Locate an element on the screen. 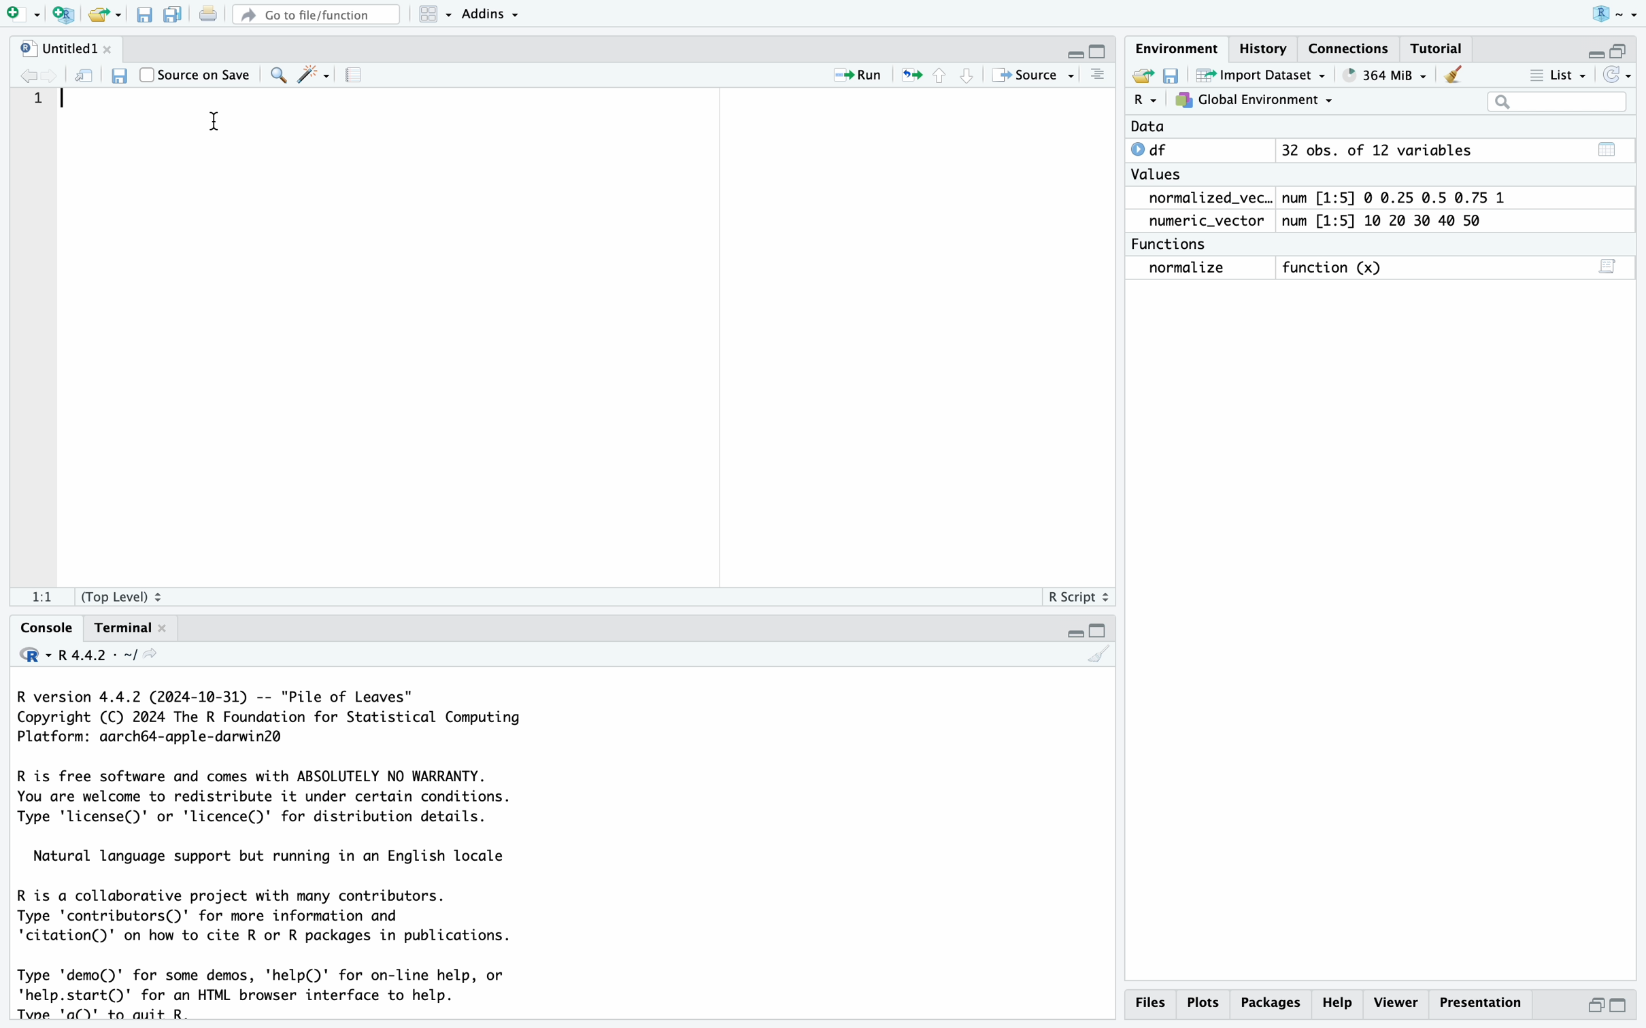 Image resolution: width=1646 pixels, height=1028 pixels. 653 MB is located at coordinates (1394, 74).